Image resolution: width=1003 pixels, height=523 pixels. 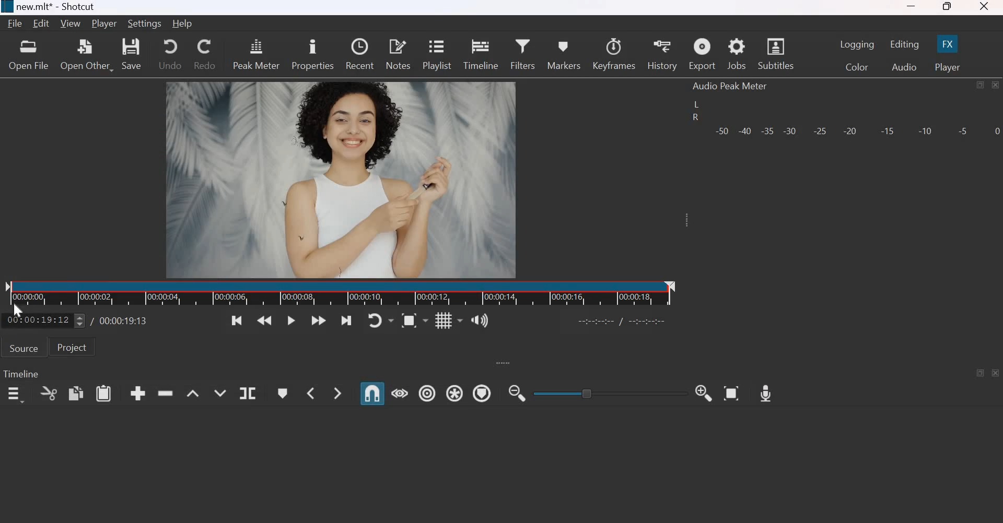 What do you see at coordinates (703, 392) in the screenshot?
I see ` Zoom Timeline in` at bounding box center [703, 392].